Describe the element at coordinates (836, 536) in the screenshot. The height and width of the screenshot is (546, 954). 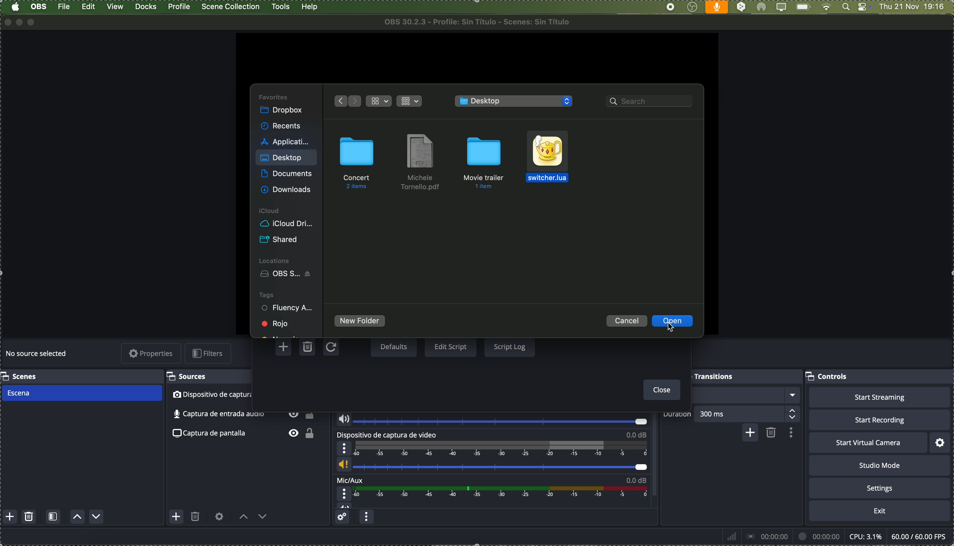
I see `data` at that location.